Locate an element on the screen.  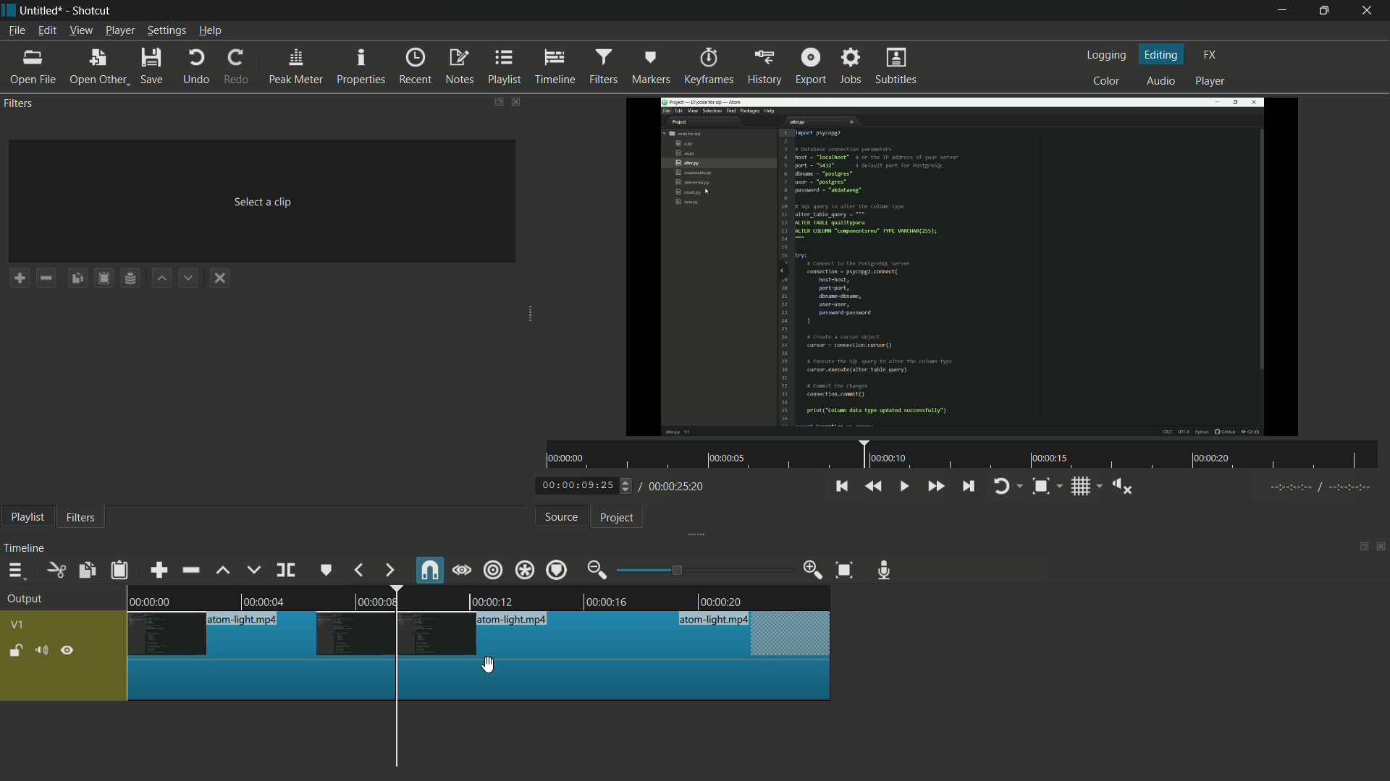
copy checked filters is located at coordinates (88, 570).